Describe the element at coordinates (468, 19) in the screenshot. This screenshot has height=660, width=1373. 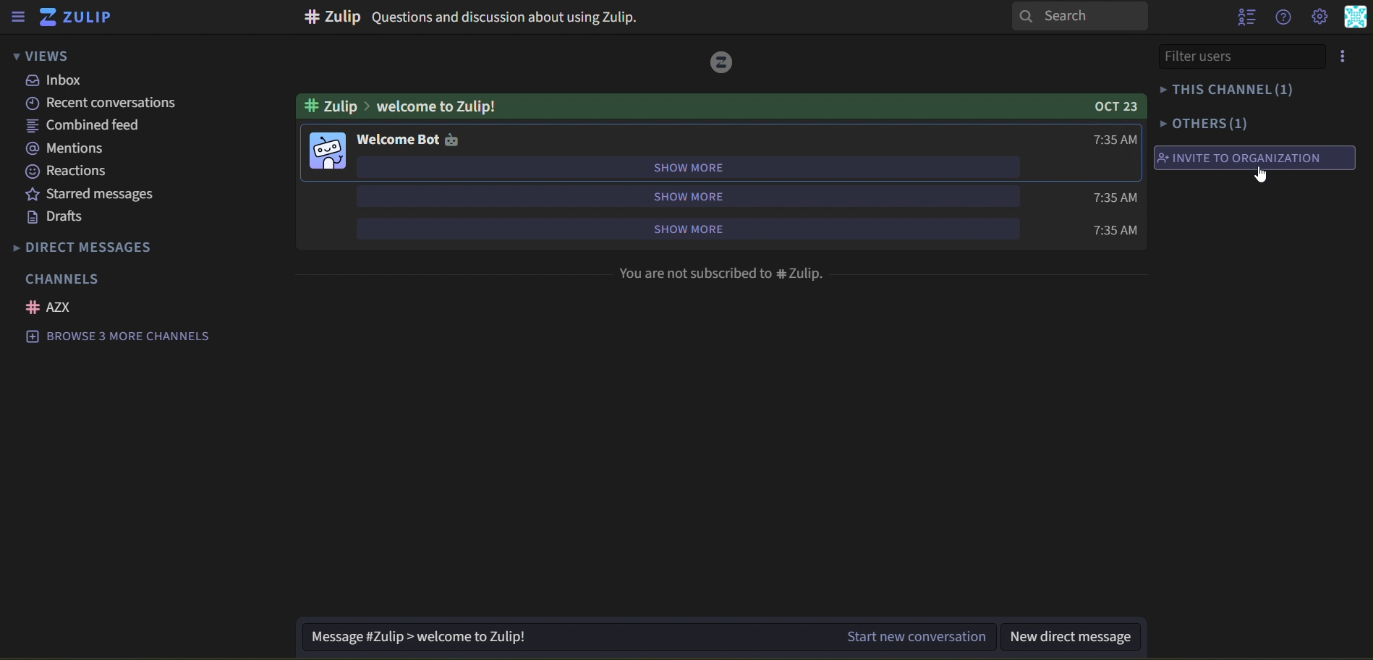
I see `# Zulip Questions and discussion about using Zulip.` at that location.